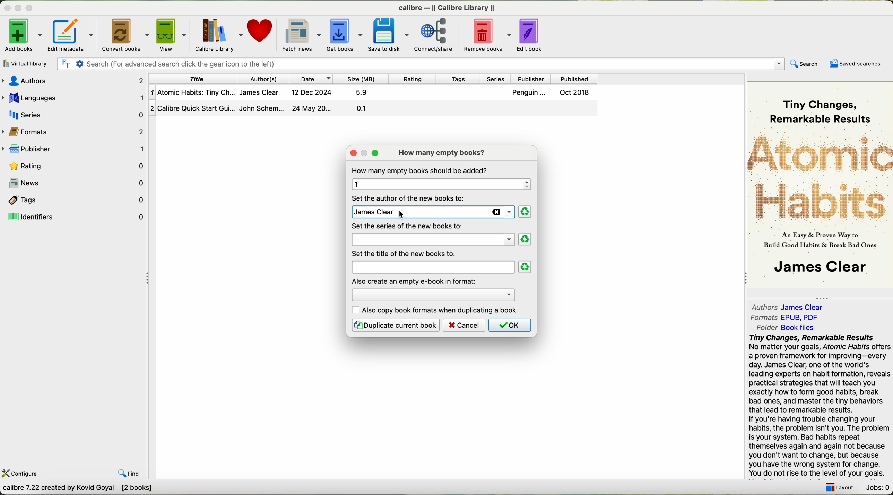 Image resolution: width=893 pixels, height=495 pixels. I want to click on Maximize, so click(364, 152).